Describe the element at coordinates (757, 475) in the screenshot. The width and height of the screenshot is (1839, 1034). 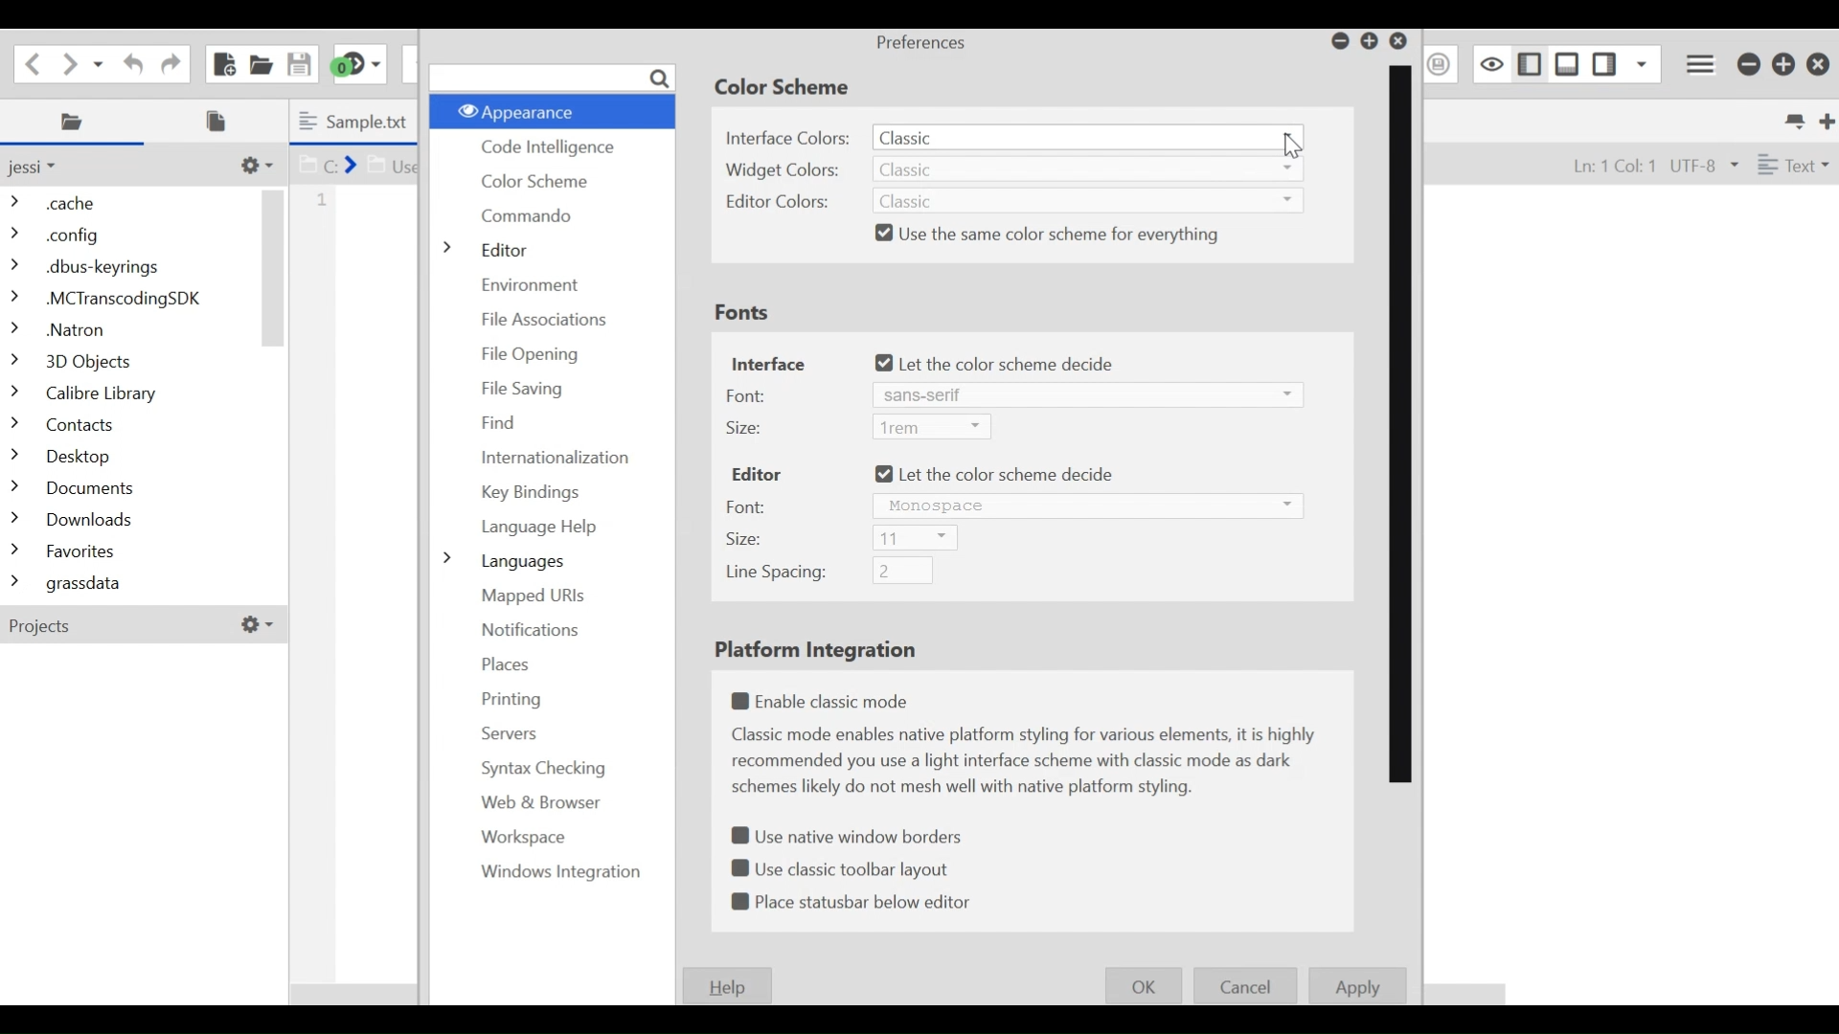
I see `Editor` at that location.